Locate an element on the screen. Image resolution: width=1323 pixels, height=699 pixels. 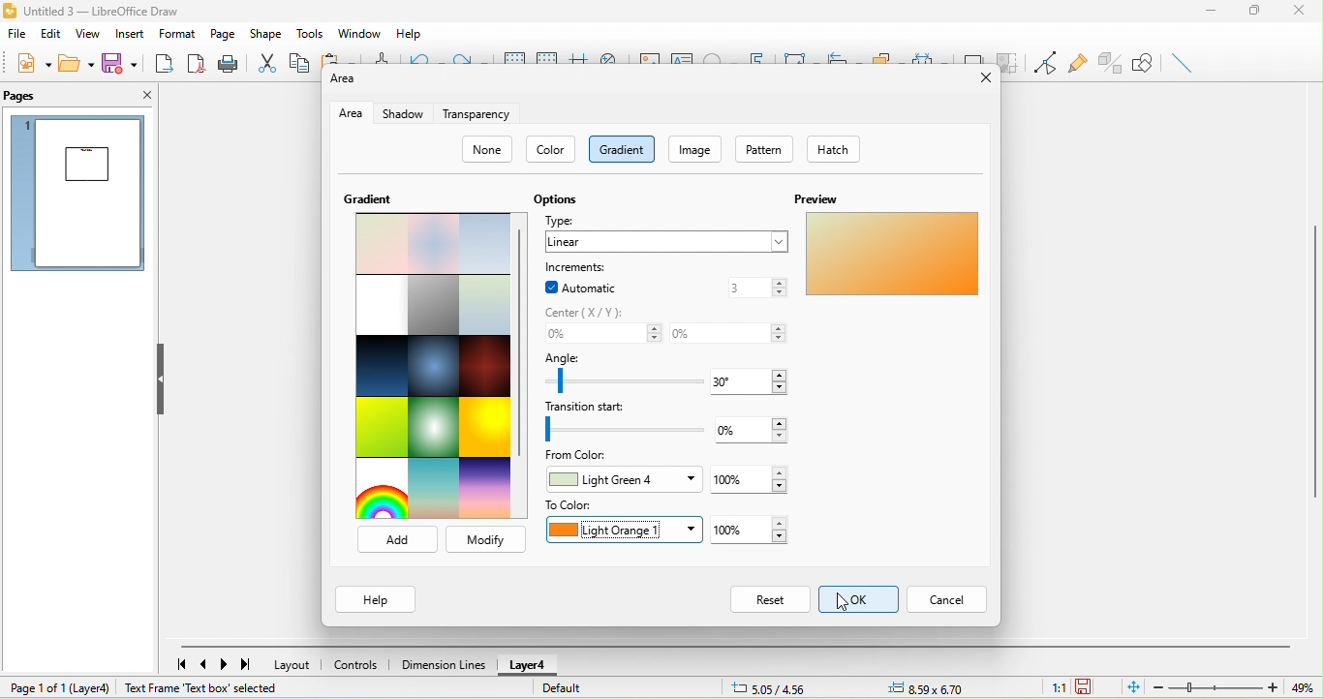
close is located at coordinates (1303, 11).